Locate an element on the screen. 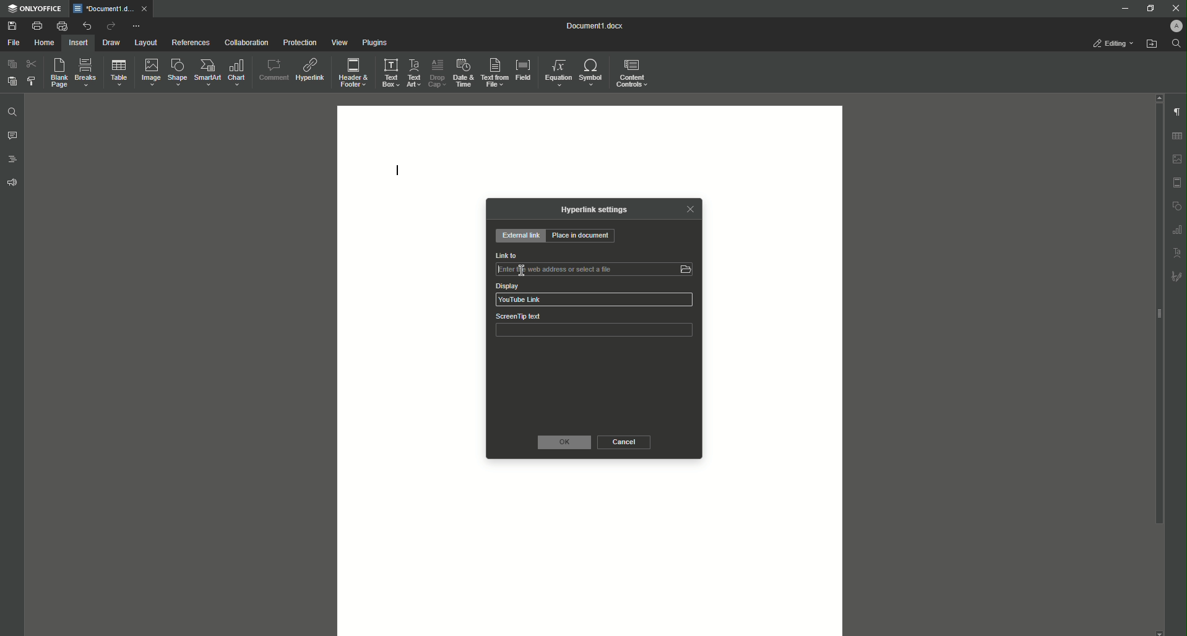 This screenshot has width=1187, height=636. Cancel is located at coordinates (627, 442).